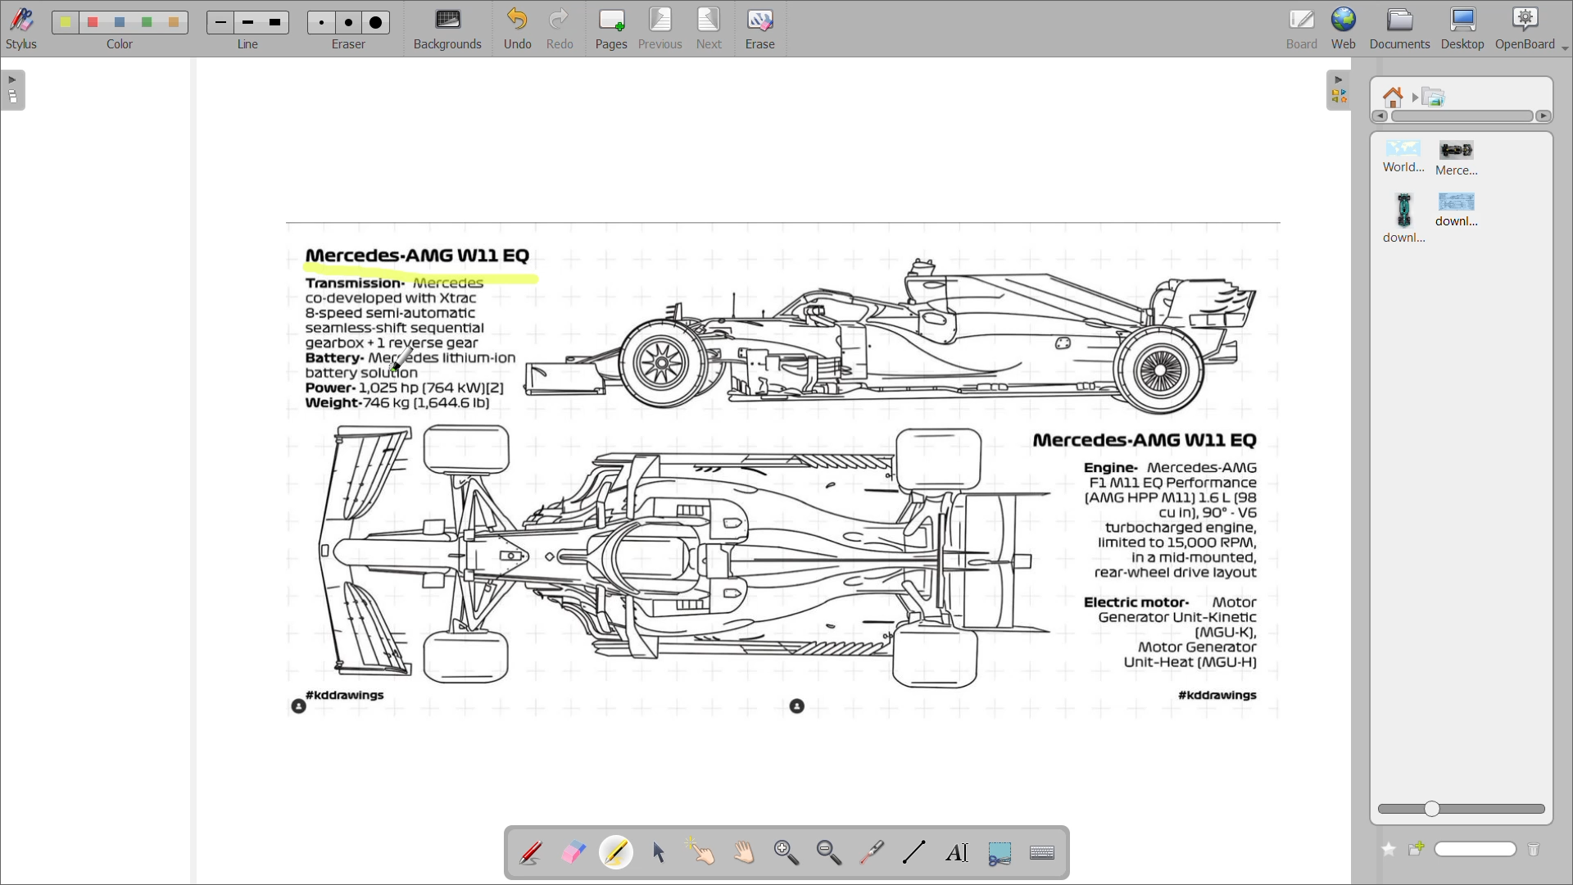  What do you see at coordinates (322, 22) in the screenshot?
I see `eraser 1` at bounding box center [322, 22].